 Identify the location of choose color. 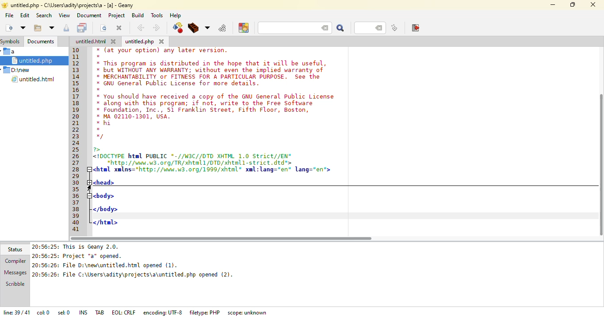
(243, 28).